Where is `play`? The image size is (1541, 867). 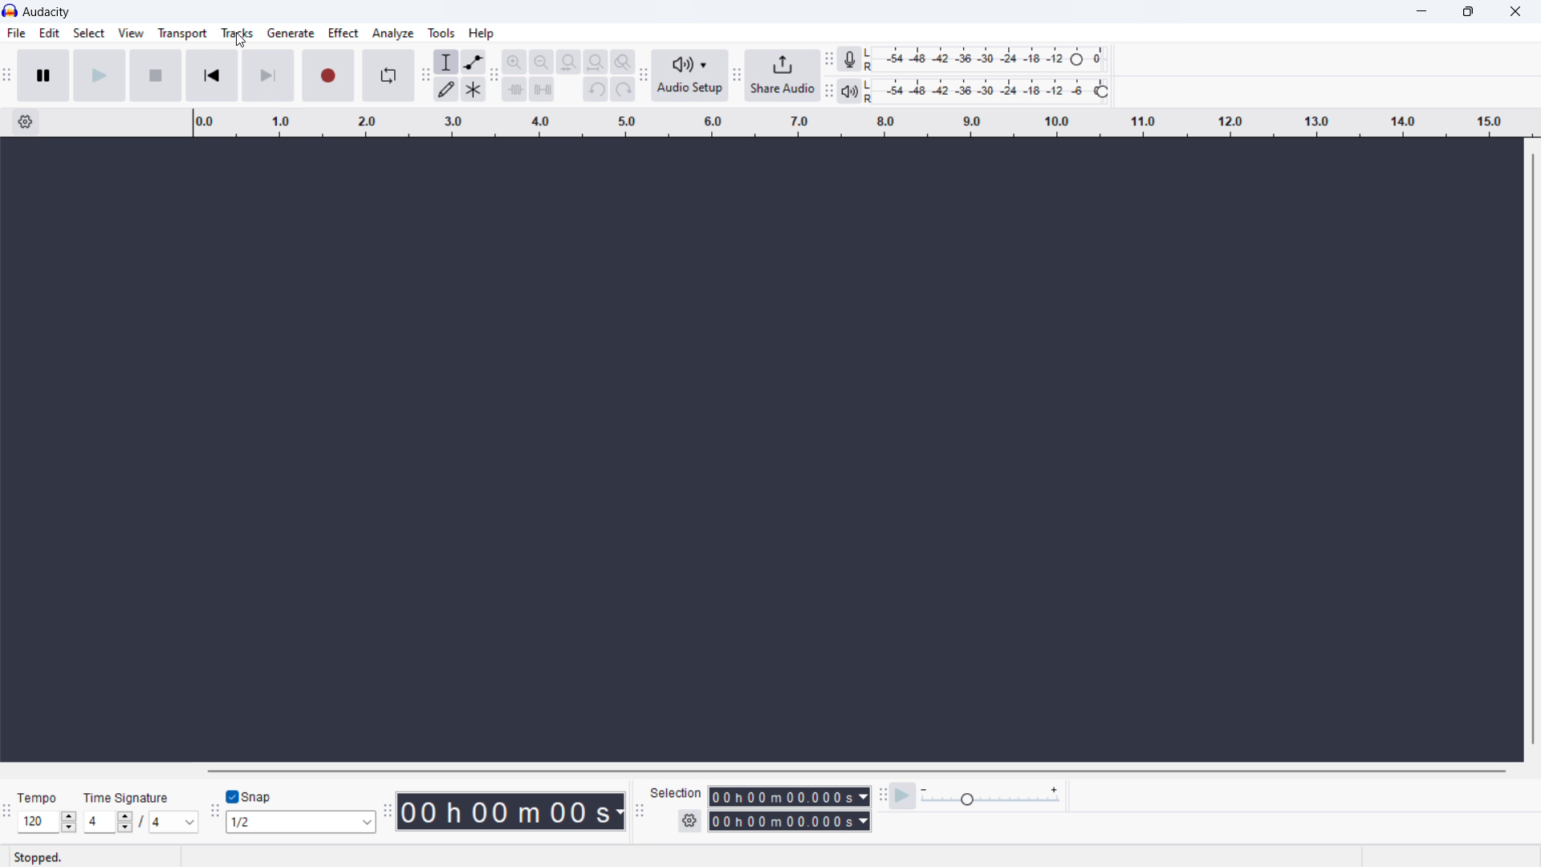
play is located at coordinates (99, 75).